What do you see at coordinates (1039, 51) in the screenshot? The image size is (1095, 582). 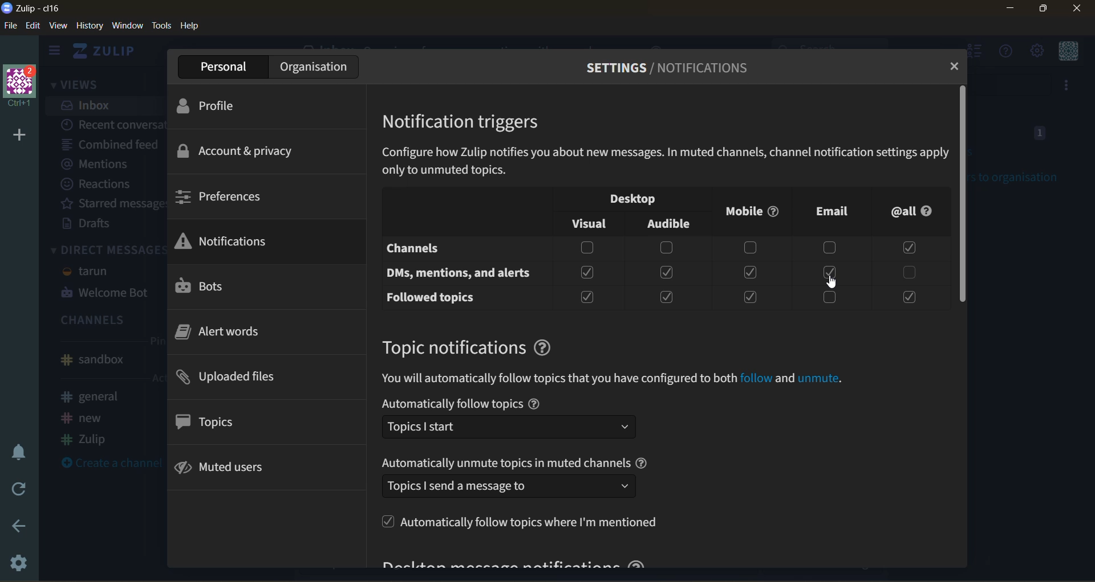 I see `main menu` at bounding box center [1039, 51].